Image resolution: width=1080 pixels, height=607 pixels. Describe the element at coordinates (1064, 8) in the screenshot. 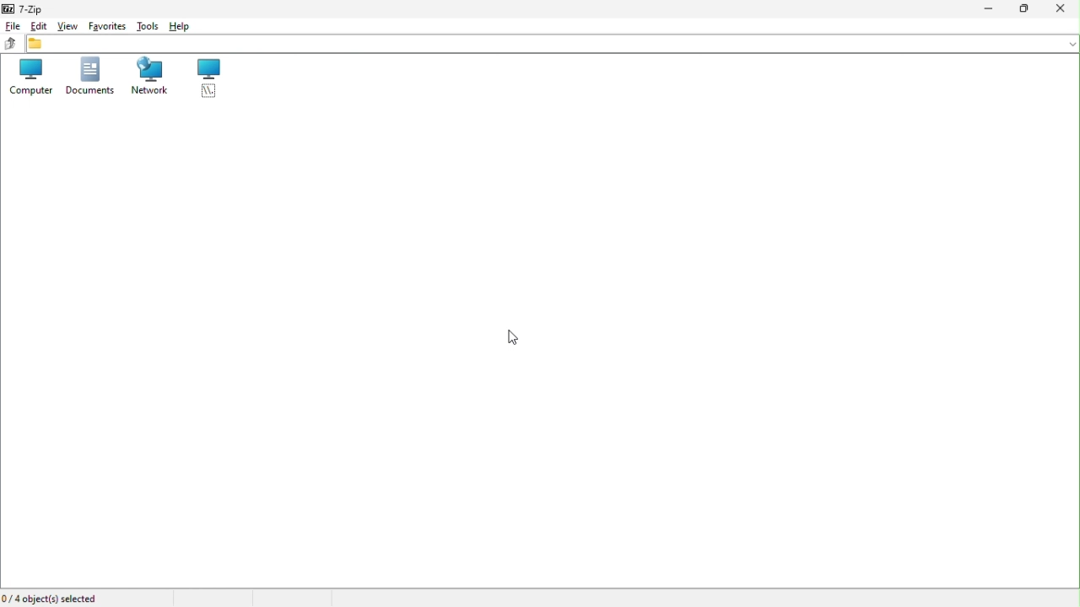

I see `Close` at that location.